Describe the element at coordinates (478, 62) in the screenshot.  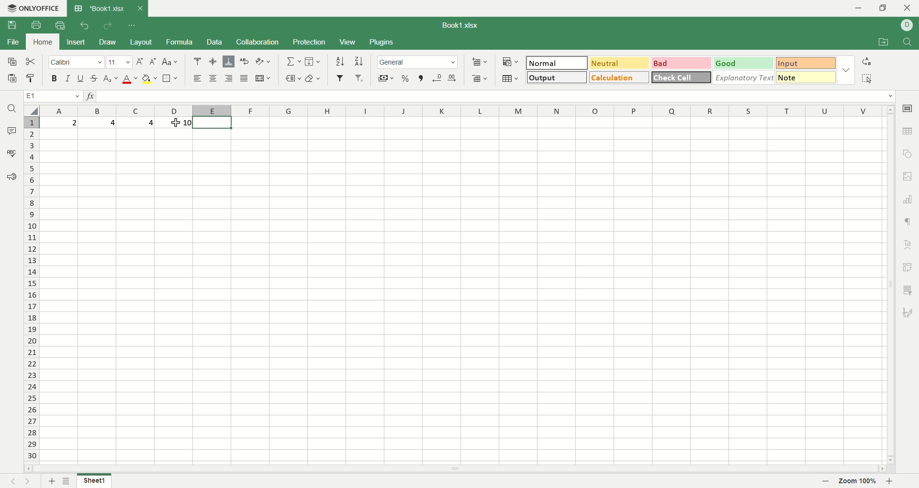
I see `add cell` at that location.